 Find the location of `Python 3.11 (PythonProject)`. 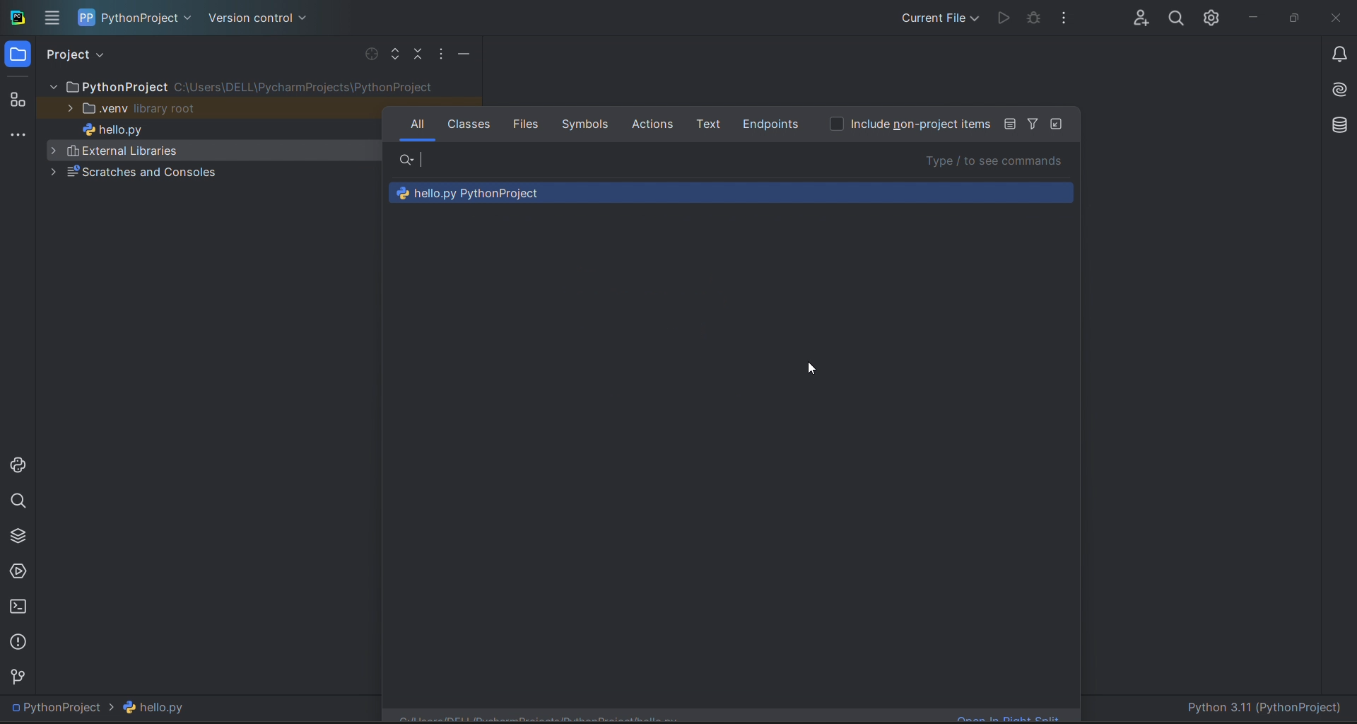

Python 3.11 (PythonProject) is located at coordinates (1267, 708).